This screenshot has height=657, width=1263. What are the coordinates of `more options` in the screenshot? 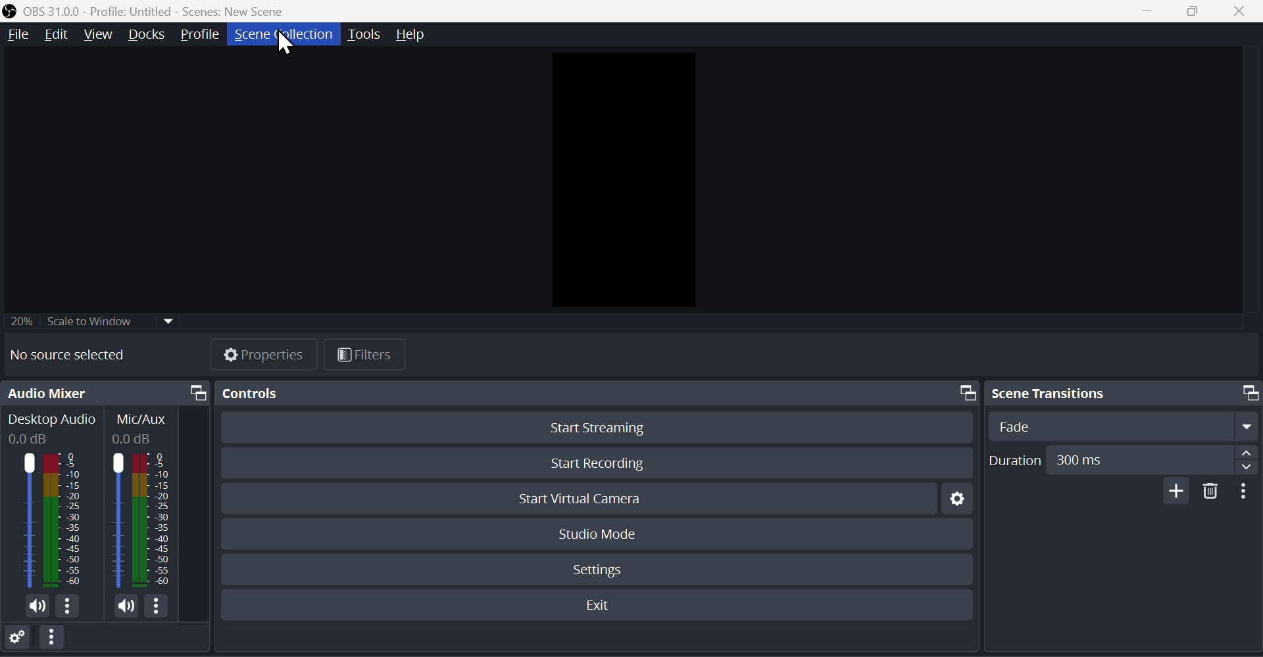 It's located at (72, 608).